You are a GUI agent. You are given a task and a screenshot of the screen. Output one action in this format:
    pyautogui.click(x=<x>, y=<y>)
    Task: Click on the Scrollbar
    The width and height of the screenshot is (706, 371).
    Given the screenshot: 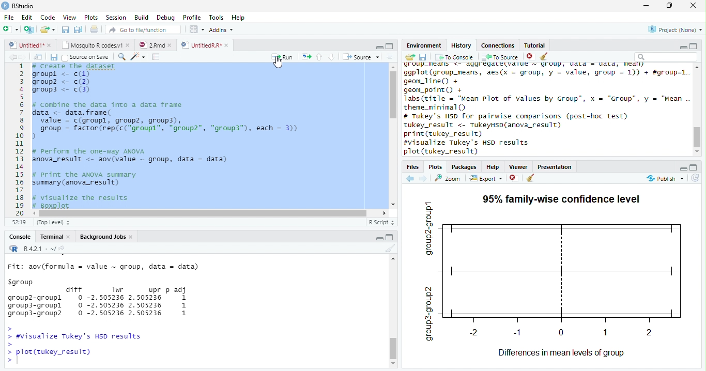 What is the action you would take?
    pyautogui.click(x=211, y=212)
    